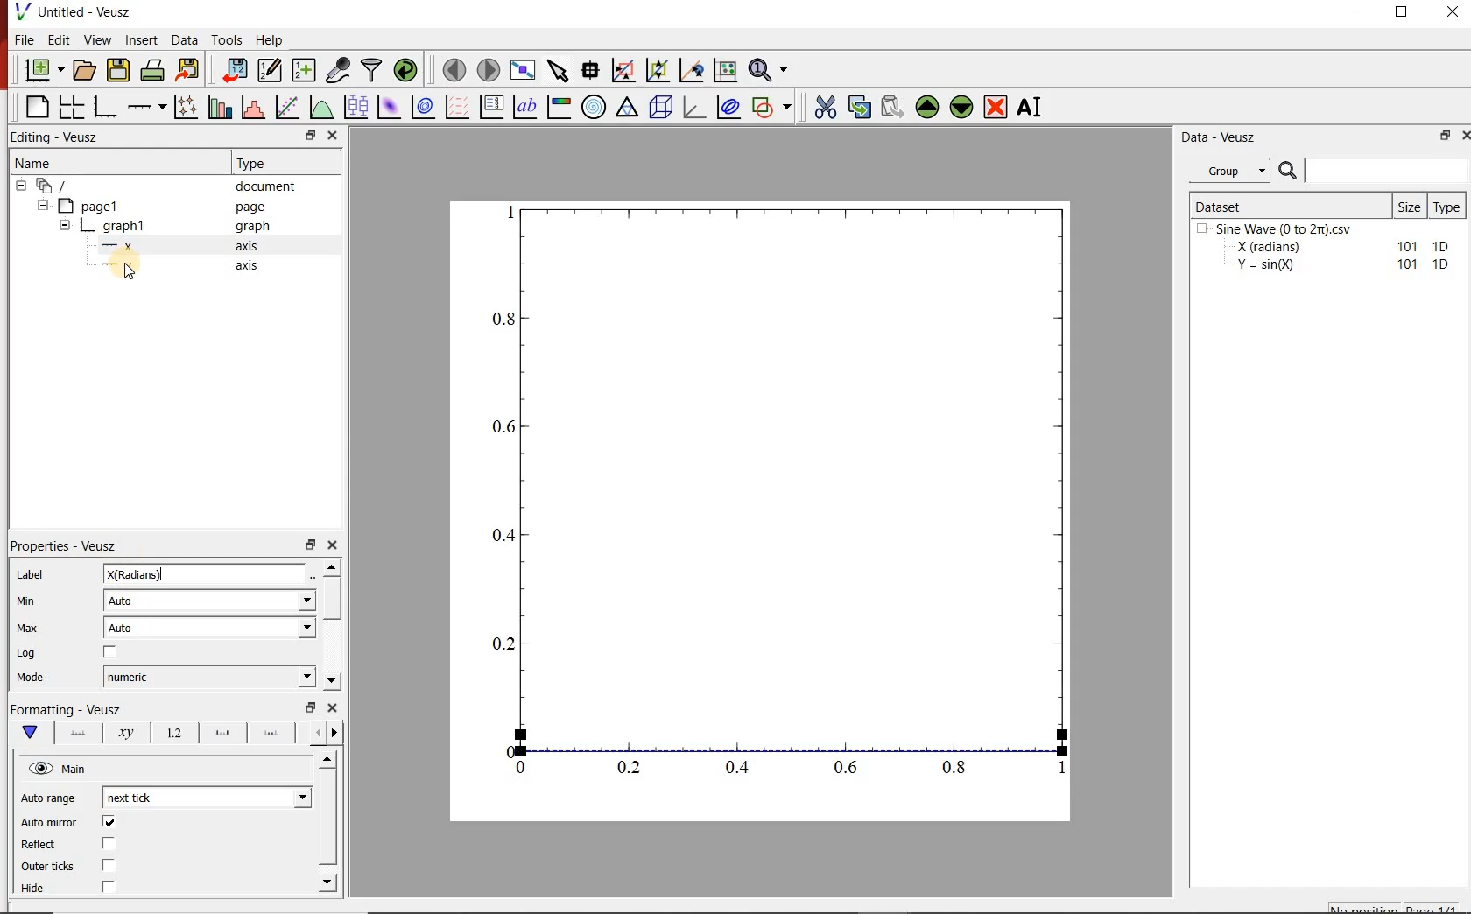  I want to click on view plot full screen, so click(523, 69).